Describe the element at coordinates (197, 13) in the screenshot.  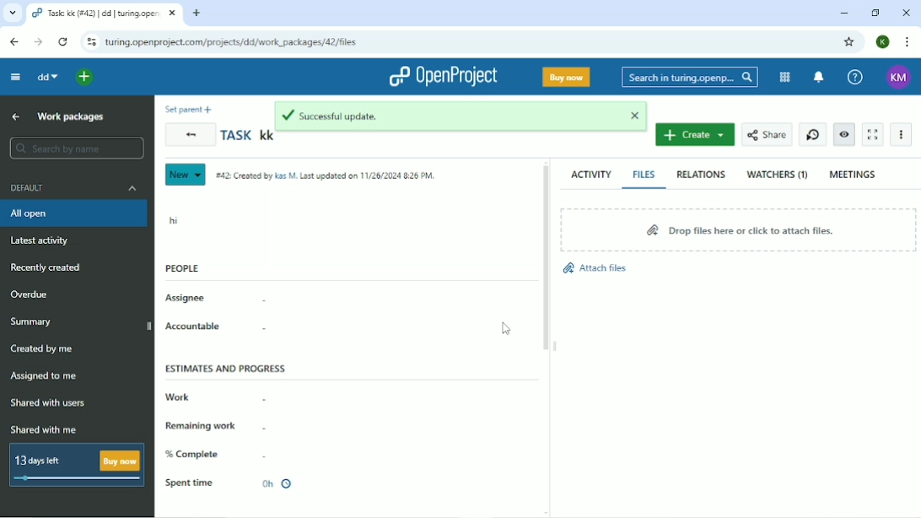
I see `New tab` at that location.